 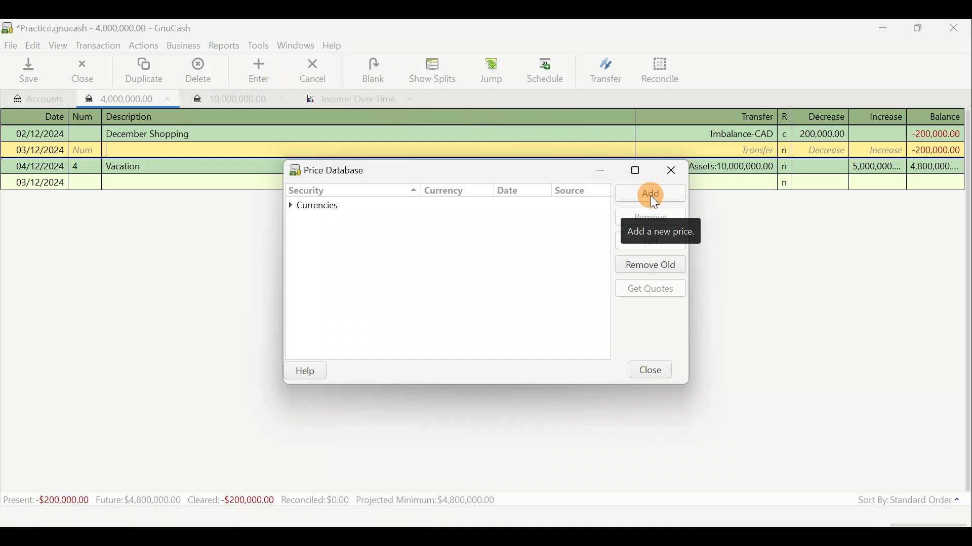 What do you see at coordinates (487, 71) in the screenshot?
I see `Jump` at bounding box center [487, 71].